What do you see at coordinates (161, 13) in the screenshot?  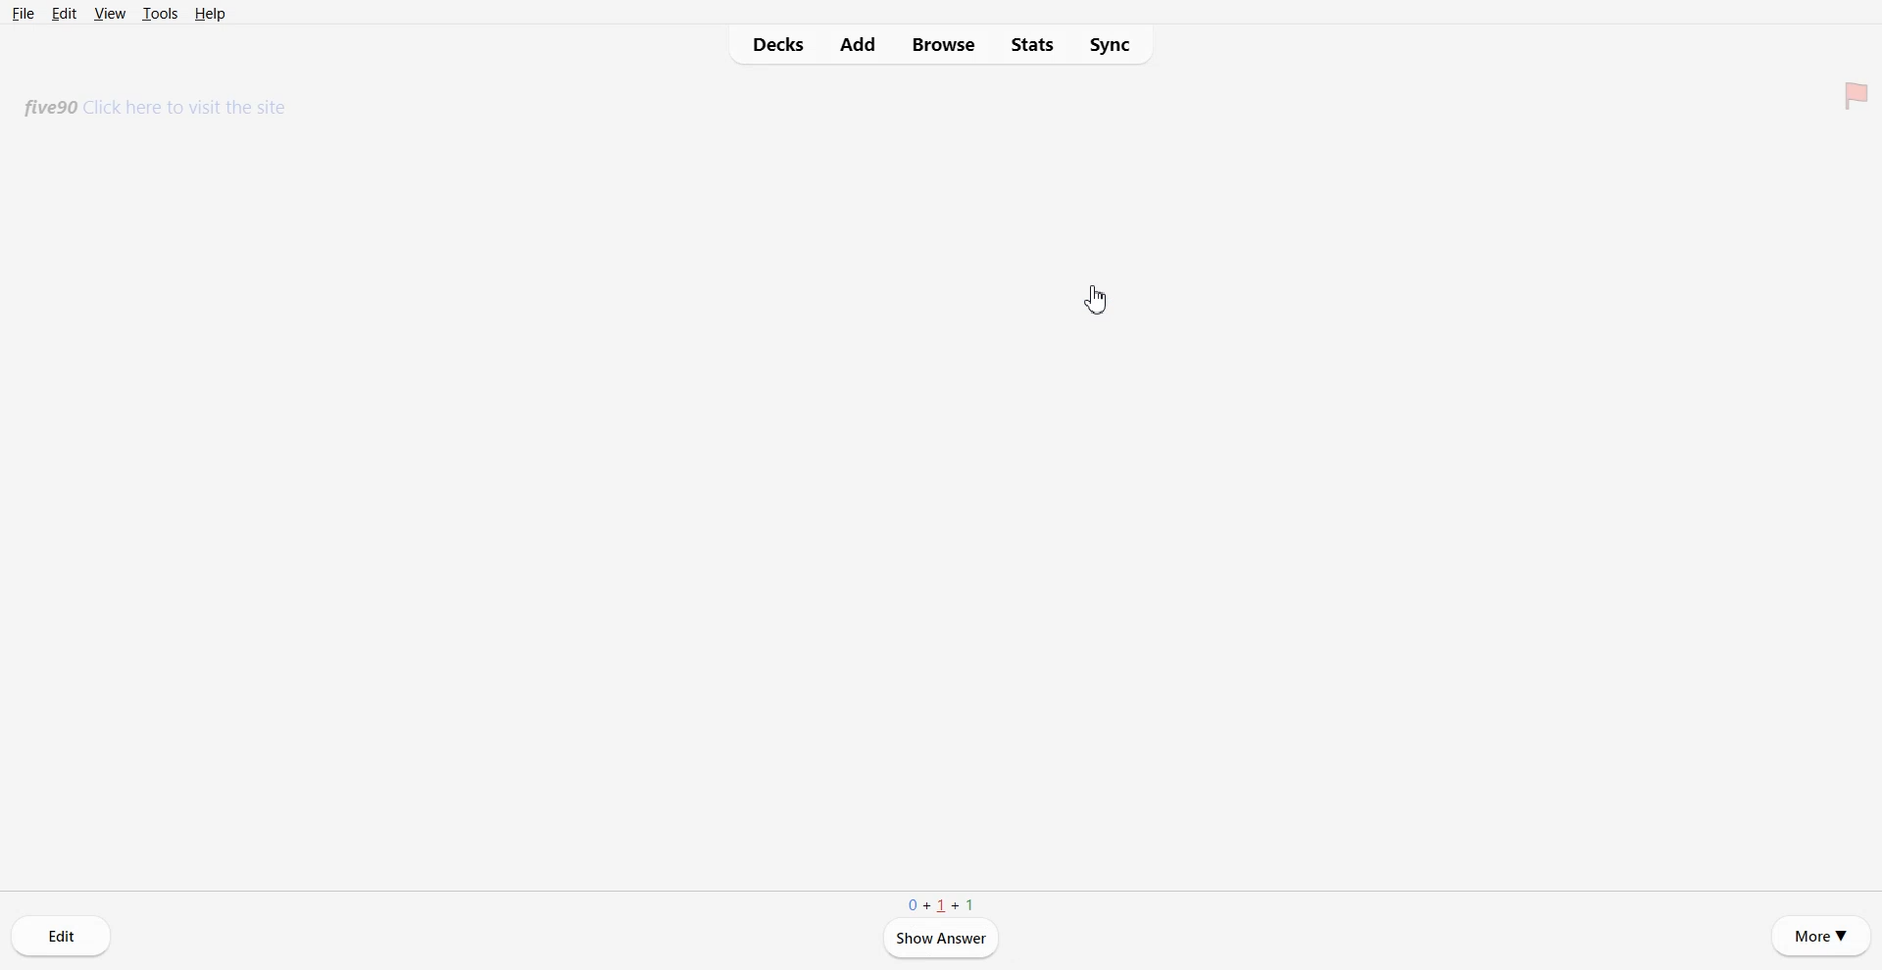 I see `Tools` at bounding box center [161, 13].